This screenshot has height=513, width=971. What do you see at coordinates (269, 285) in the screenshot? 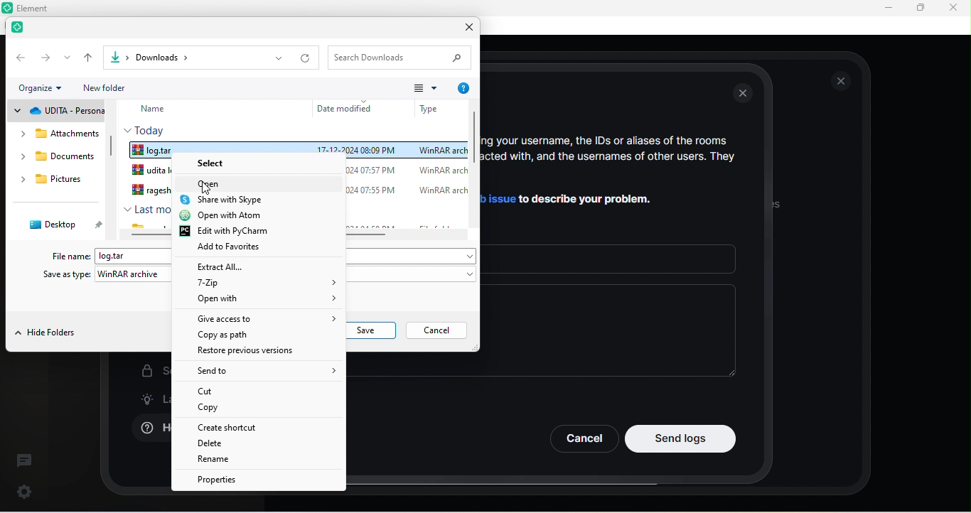
I see `7zip` at bounding box center [269, 285].